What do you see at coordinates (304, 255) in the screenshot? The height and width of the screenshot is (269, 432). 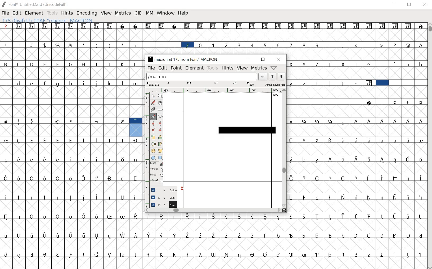 I see `Symbol` at bounding box center [304, 255].